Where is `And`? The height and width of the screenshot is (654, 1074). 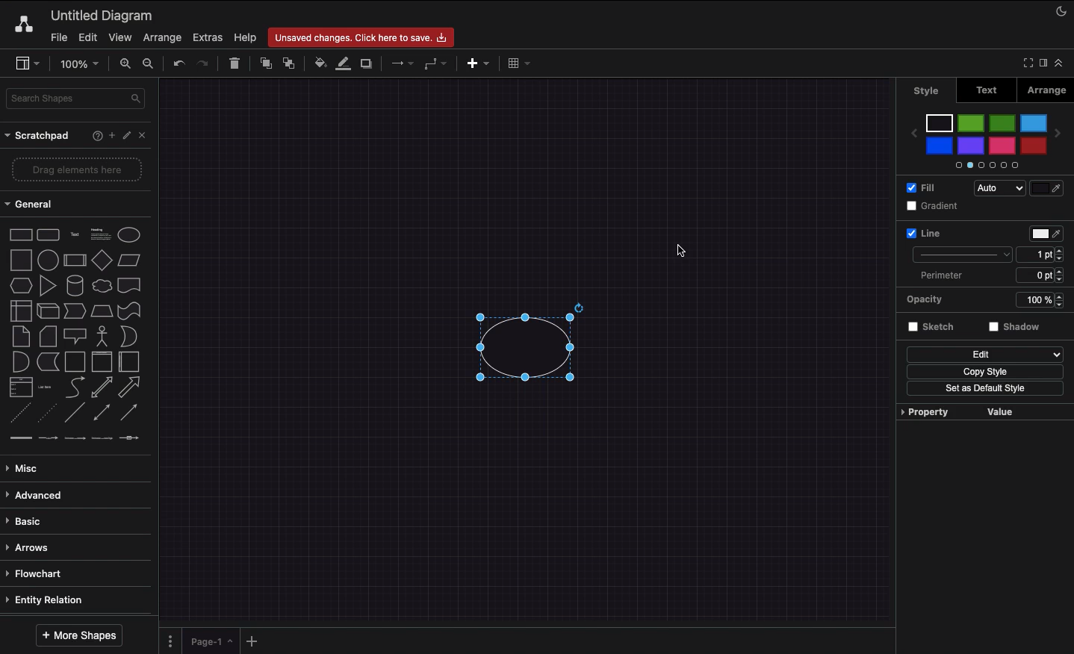
And is located at coordinates (22, 363).